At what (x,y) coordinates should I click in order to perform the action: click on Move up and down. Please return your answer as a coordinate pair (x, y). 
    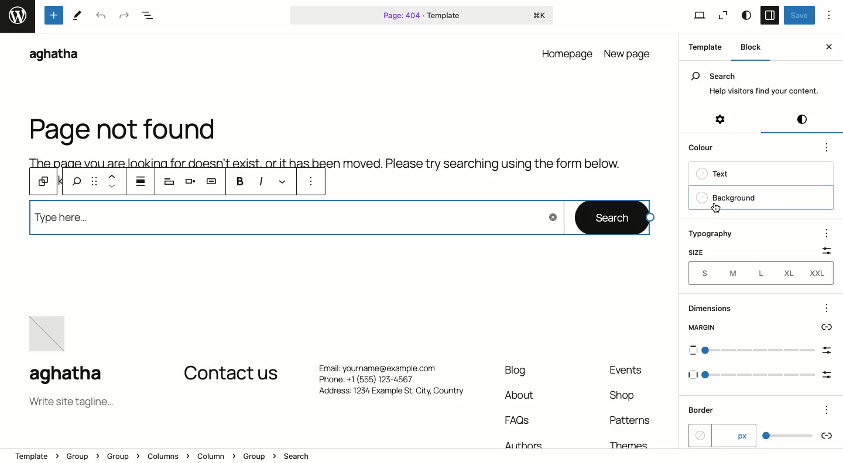
    Looking at the image, I should click on (111, 183).